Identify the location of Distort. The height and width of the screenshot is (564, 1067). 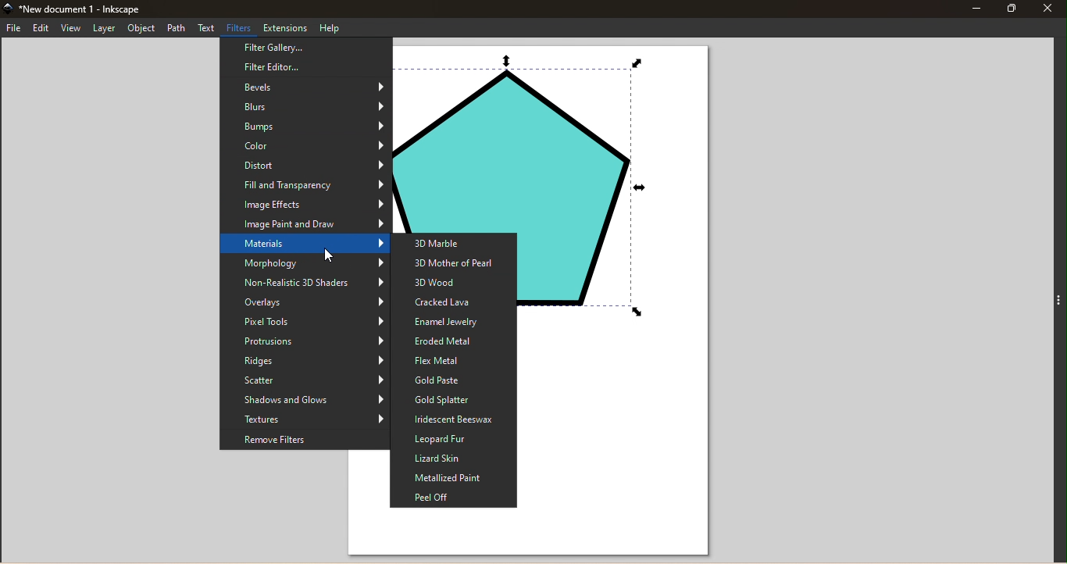
(304, 166).